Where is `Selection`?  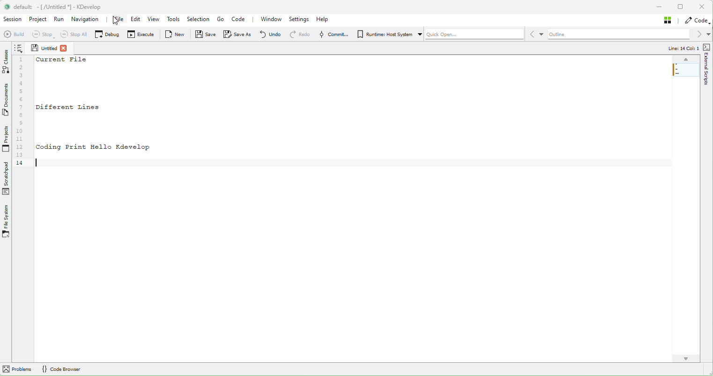 Selection is located at coordinates (200, 19).